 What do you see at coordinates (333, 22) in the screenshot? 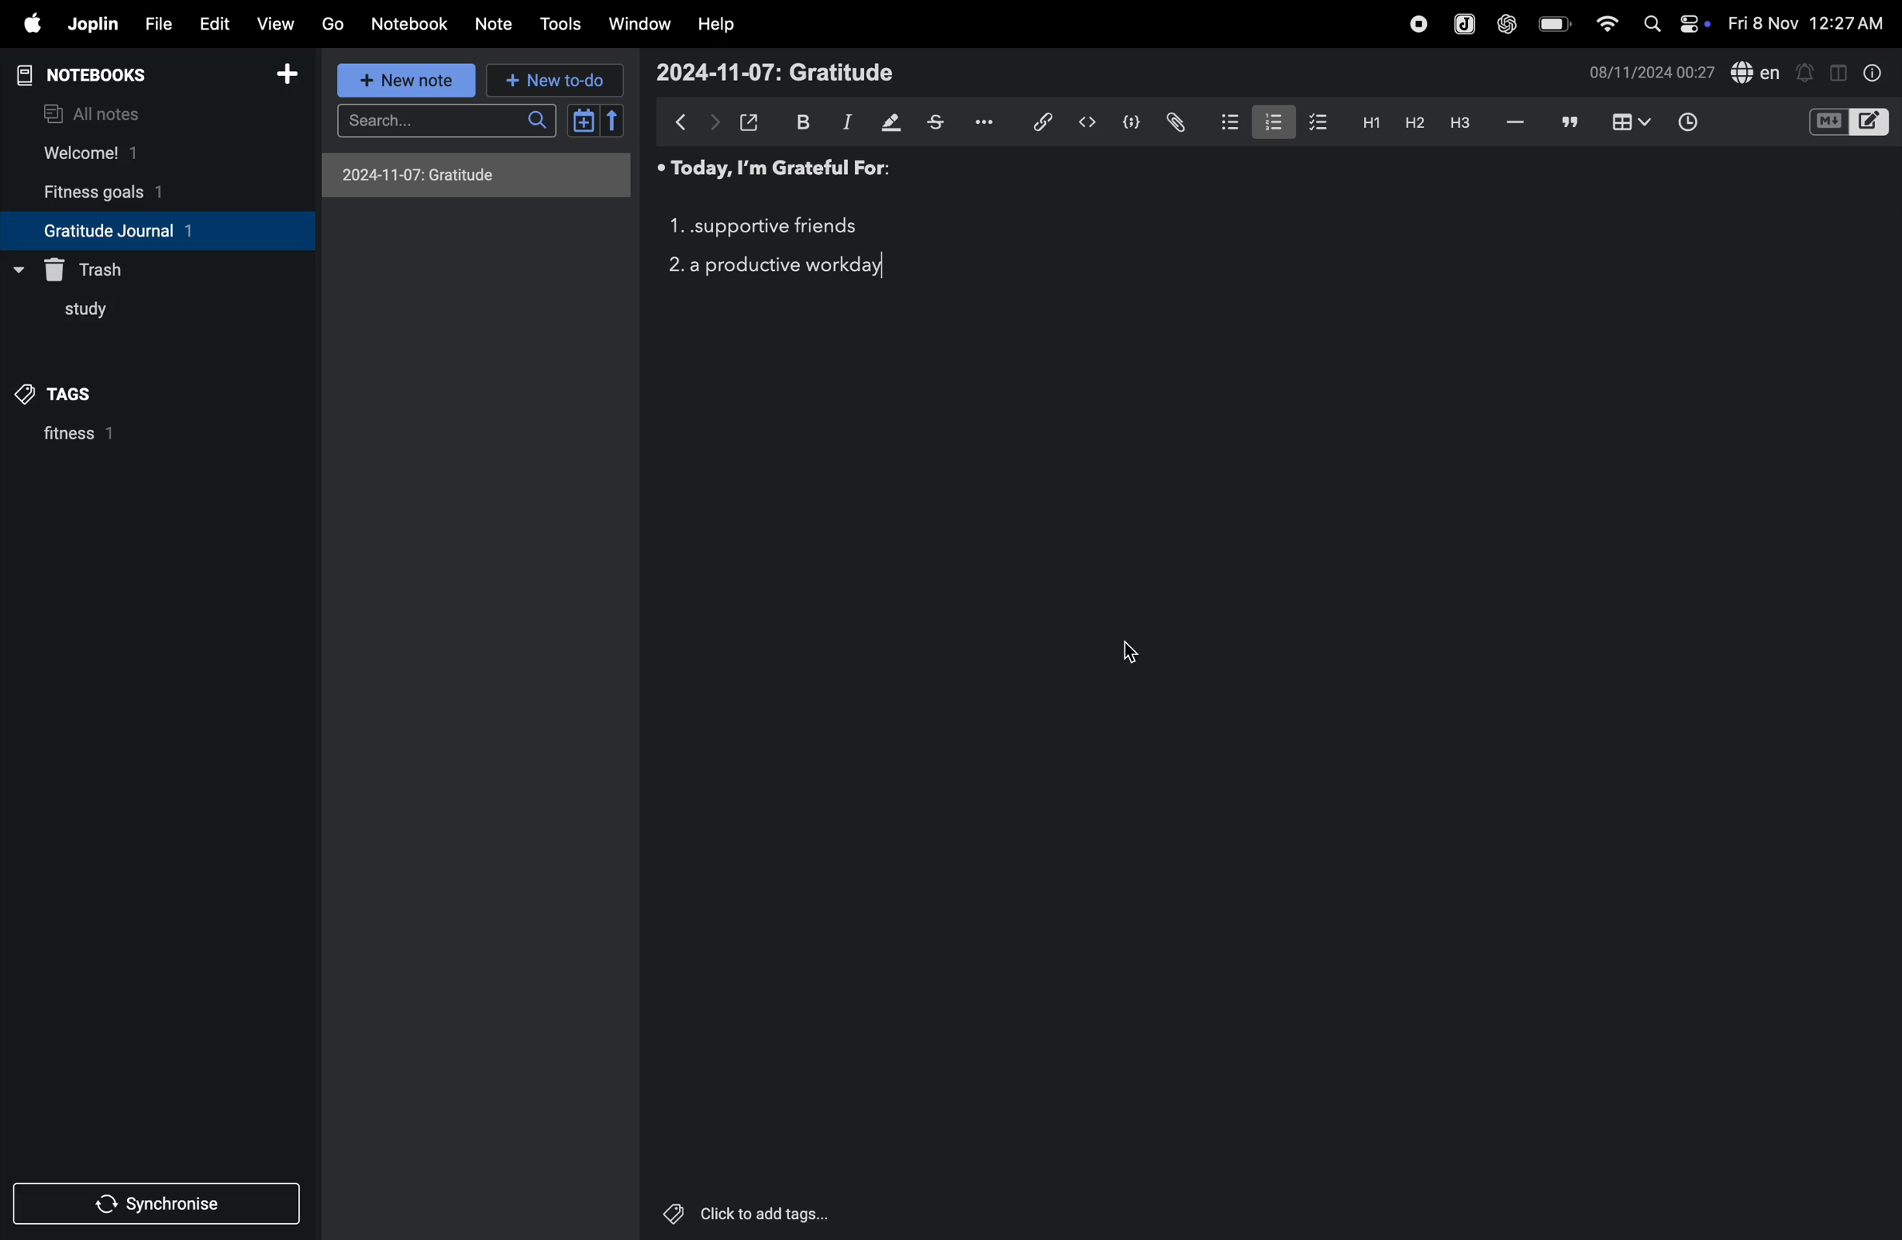
I see `Go` at bounding box center [333, 22].